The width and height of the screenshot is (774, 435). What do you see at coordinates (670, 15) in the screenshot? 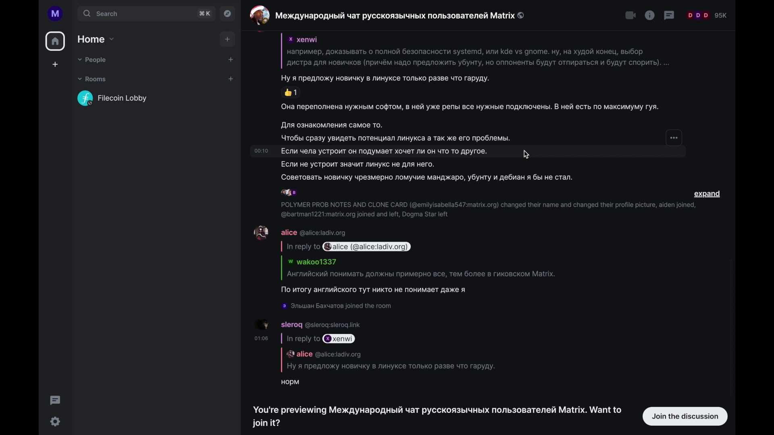
I see `threads` at bounding box center [670, 15].